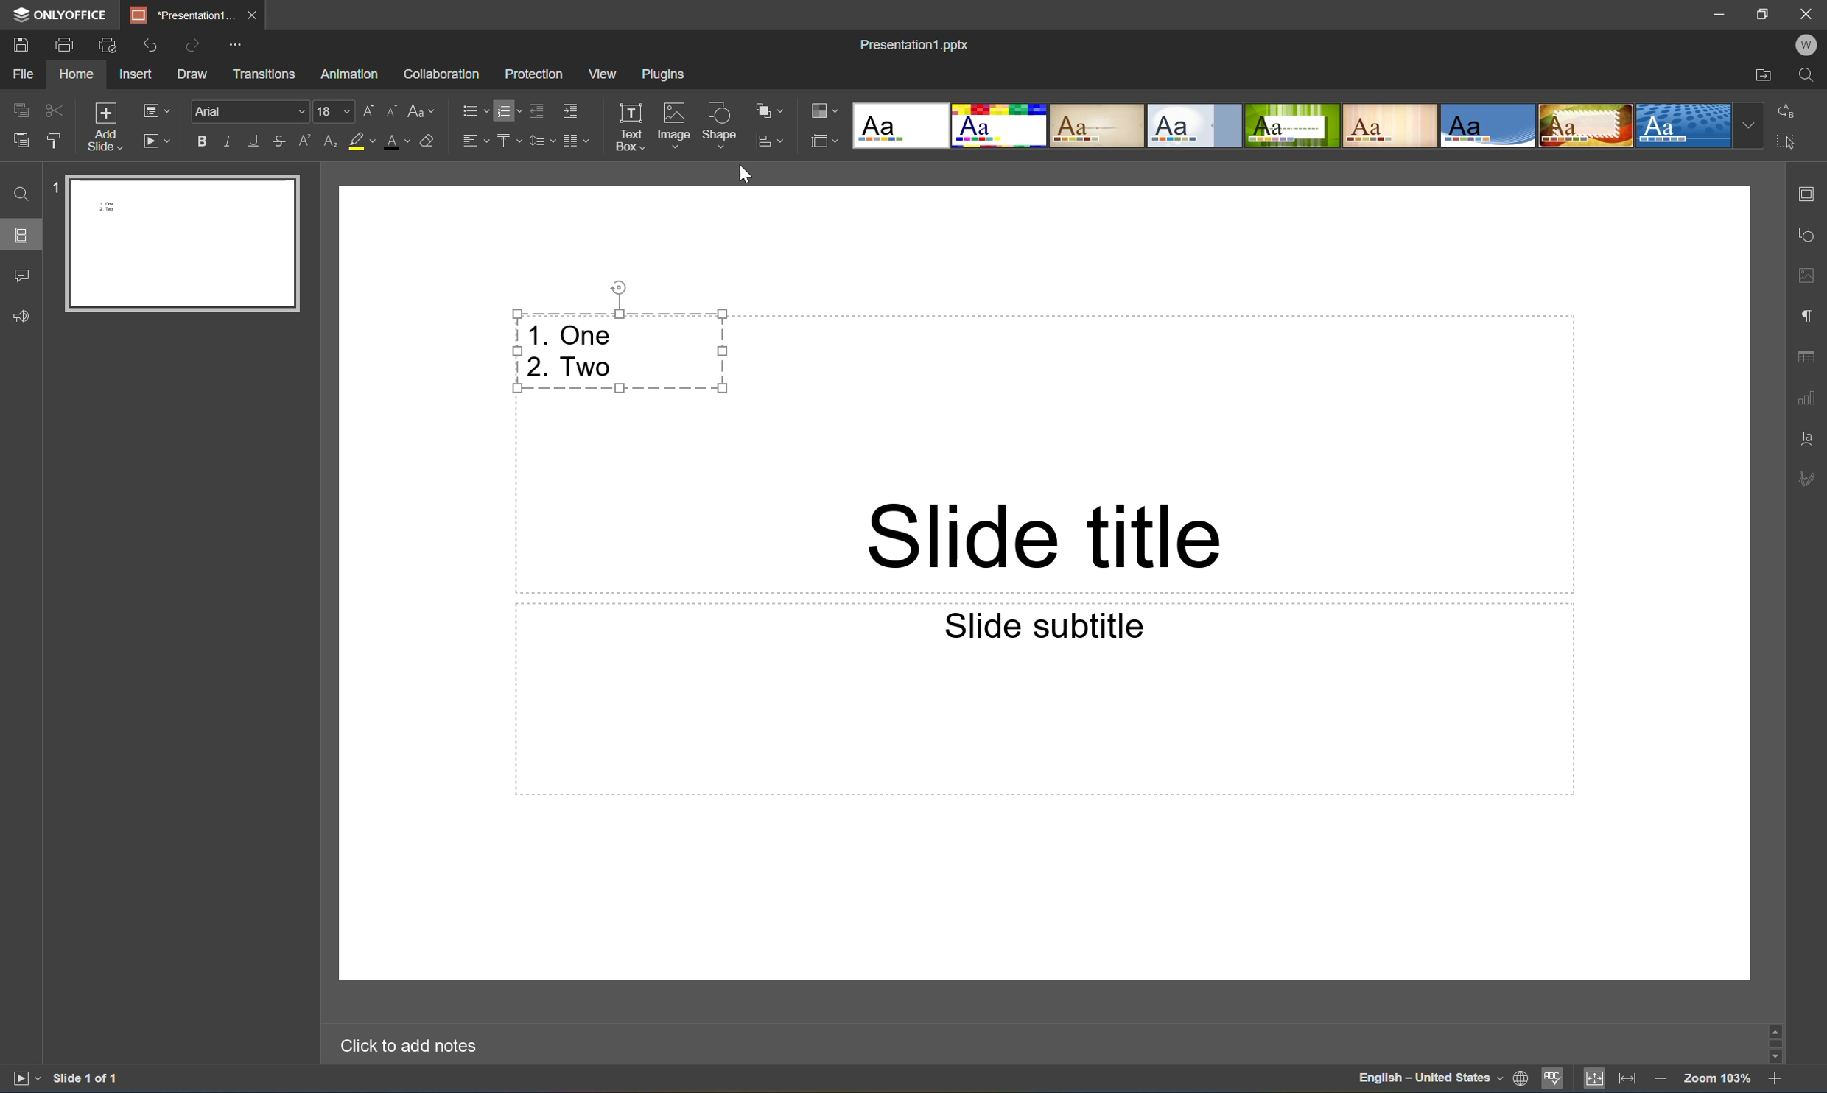 This screenshot has height=1093, width=1827. Describe the element at coordinates (585, 368) in the screenshot. I see `Two` at that location.